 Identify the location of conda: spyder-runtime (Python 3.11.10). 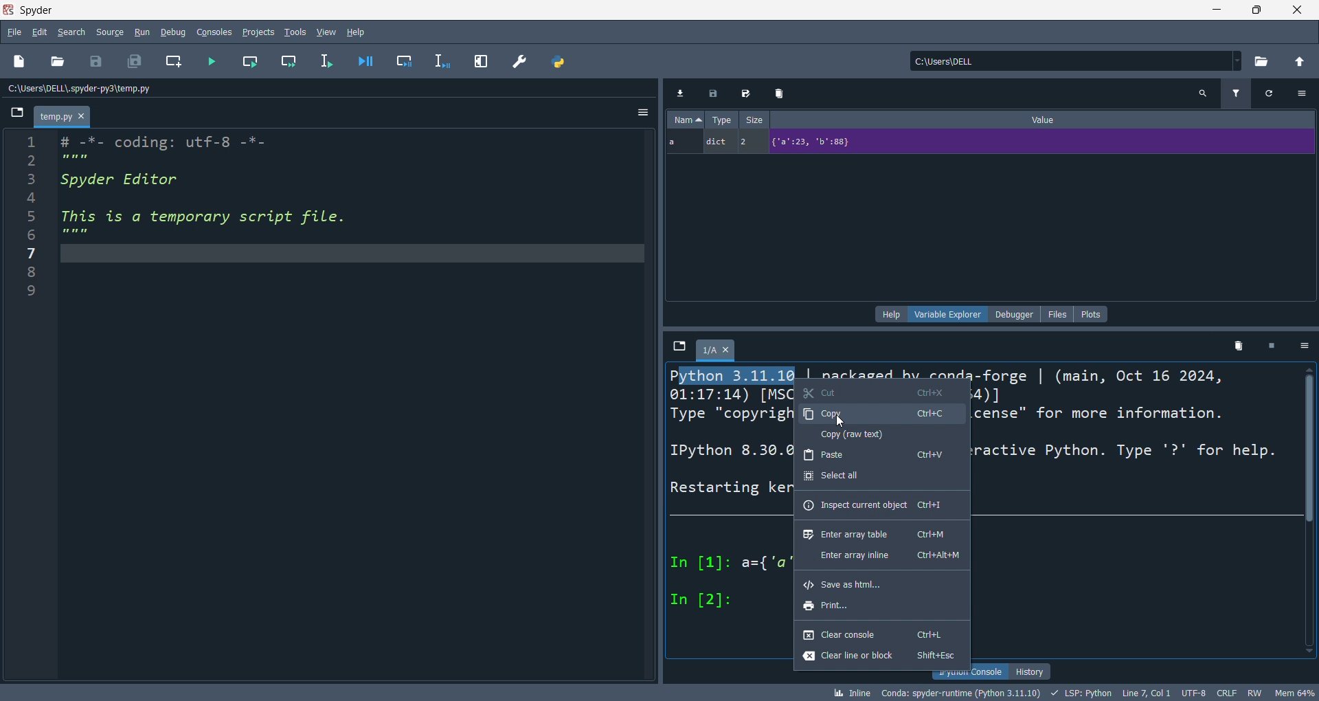
(958, 694).